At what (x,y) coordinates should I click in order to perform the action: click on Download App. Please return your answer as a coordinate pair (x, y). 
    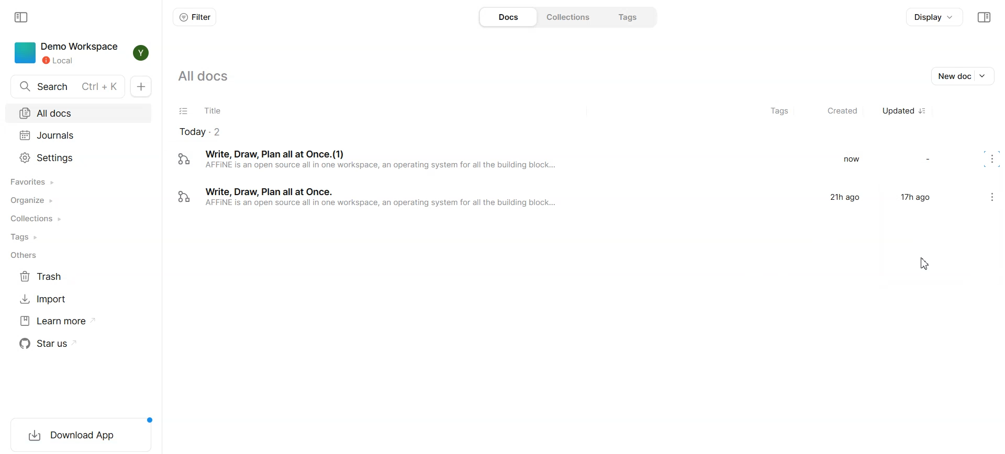
    Looking at the image, I should click on (82, 436).